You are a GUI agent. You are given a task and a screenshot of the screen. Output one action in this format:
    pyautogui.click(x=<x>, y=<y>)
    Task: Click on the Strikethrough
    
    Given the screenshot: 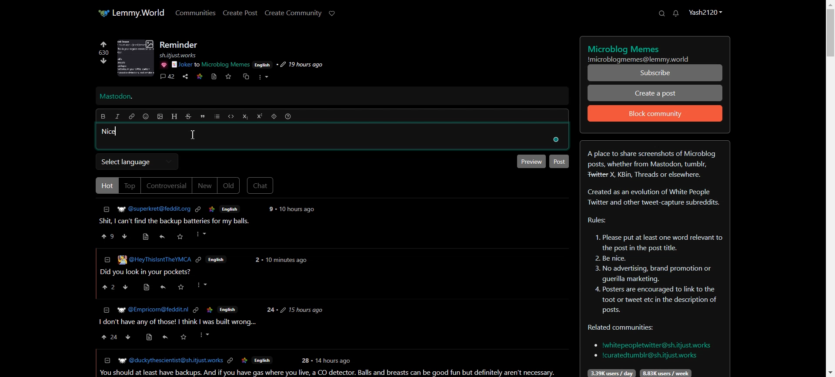 What is the action you would take?
    pyautogui.click(x=189, y=116)
    